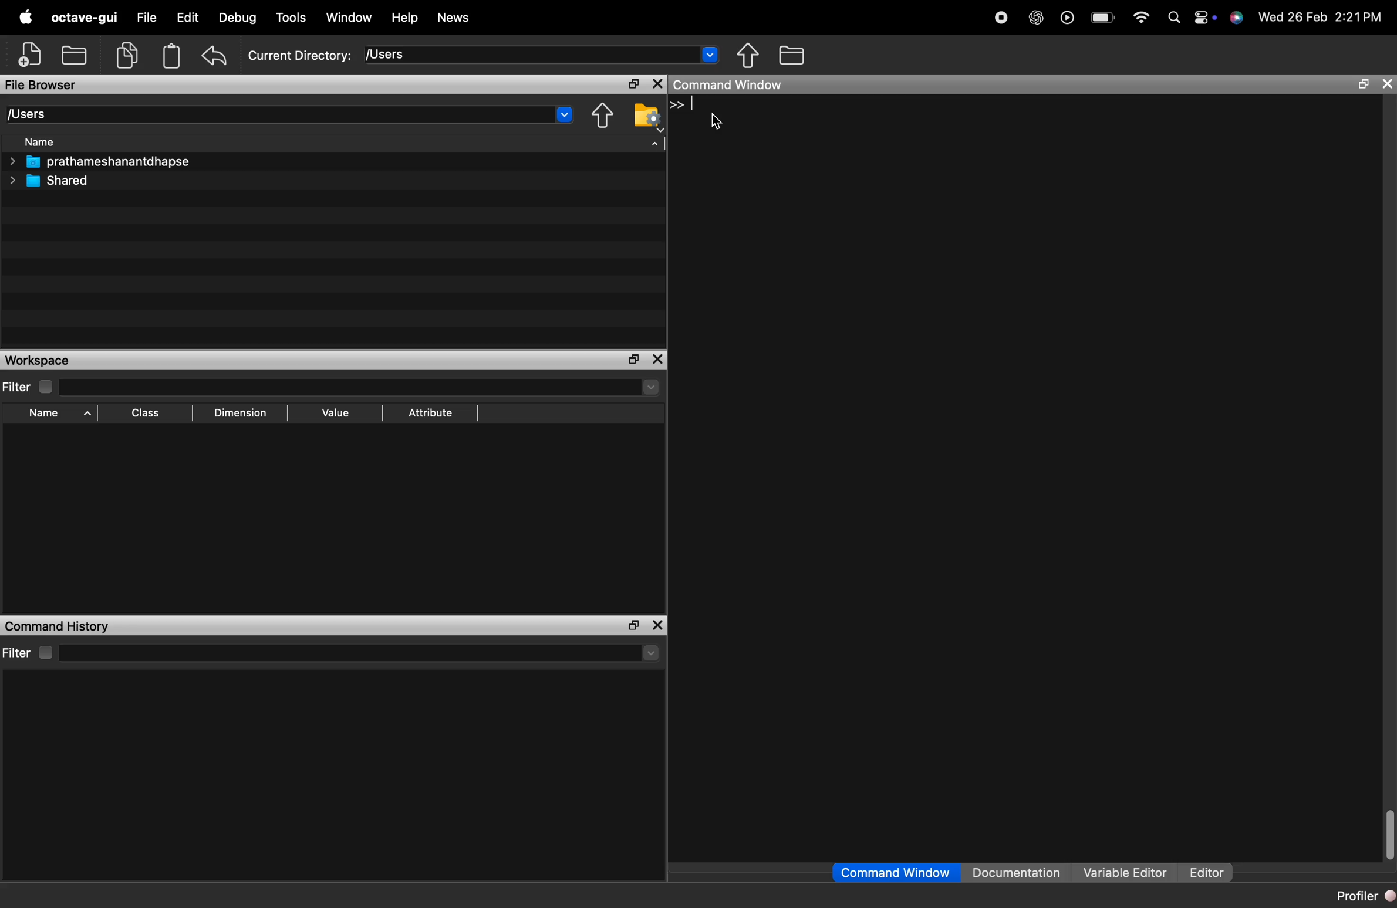  What do you see at coordinates (793, 55) in the screenshot?
I see `files` at bounding box center [793, 55].